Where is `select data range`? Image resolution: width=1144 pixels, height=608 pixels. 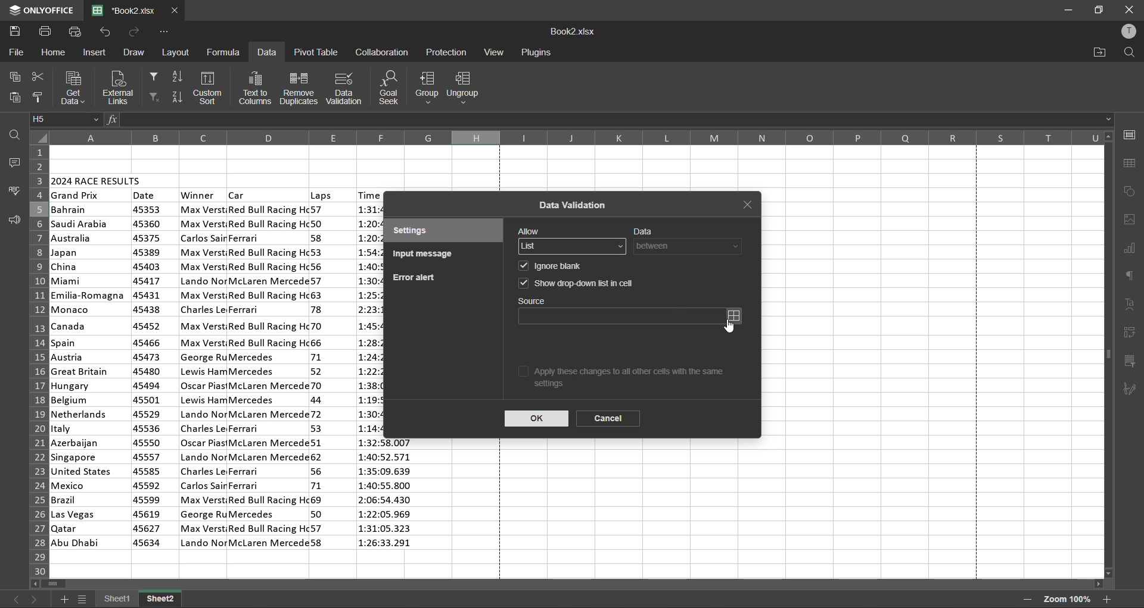
select data range is located at coordinates (738, 315).